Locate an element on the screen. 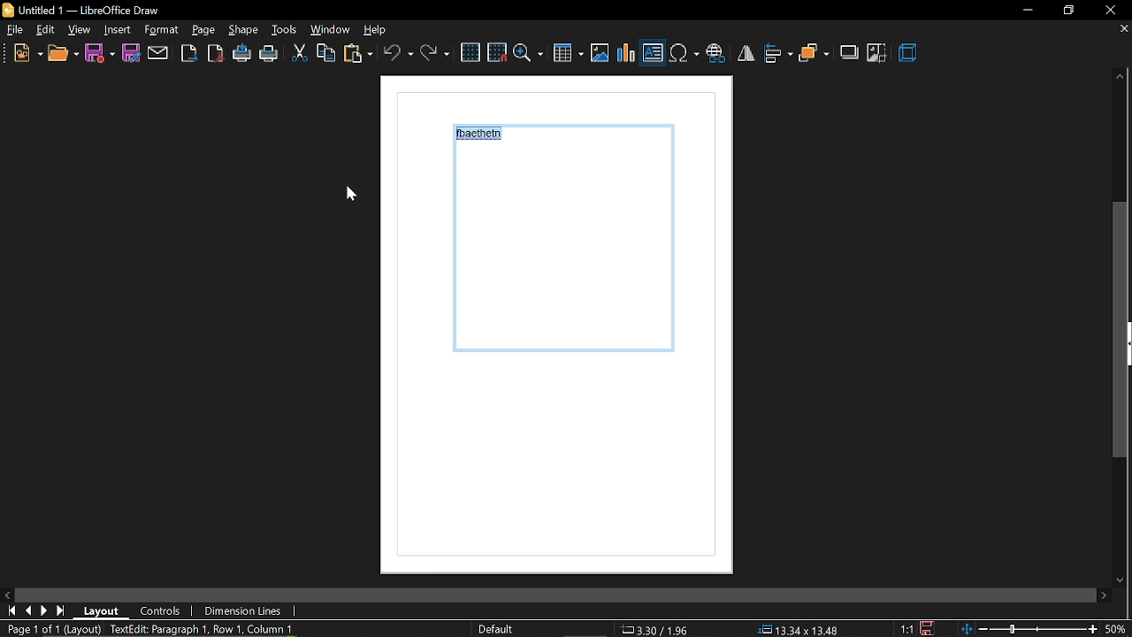  vertical scrollbar is located at coordinates (1121, 332).